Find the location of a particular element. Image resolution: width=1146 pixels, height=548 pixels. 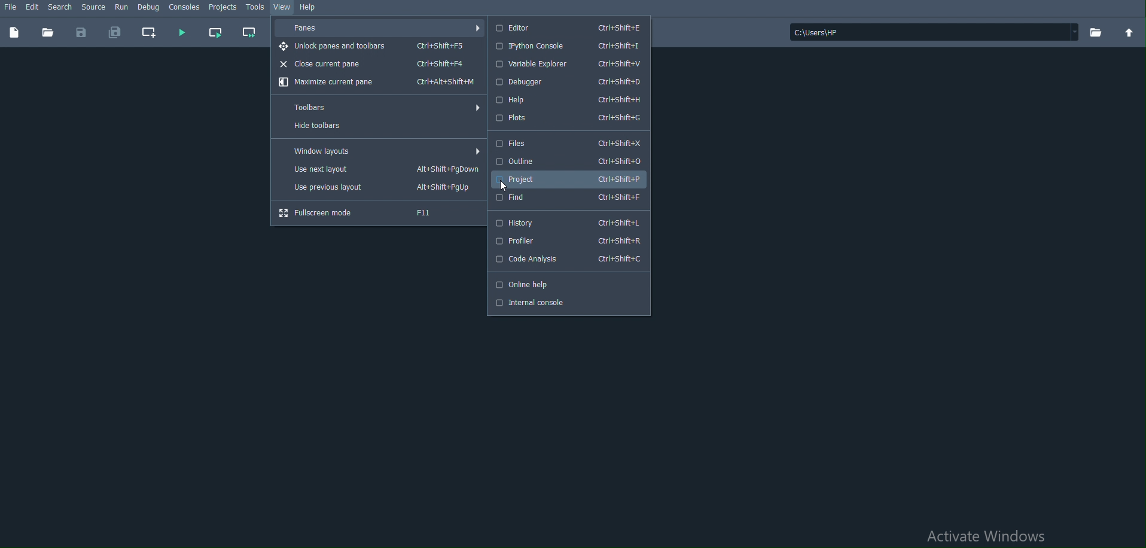

Source is located at coordinates (93, 6).